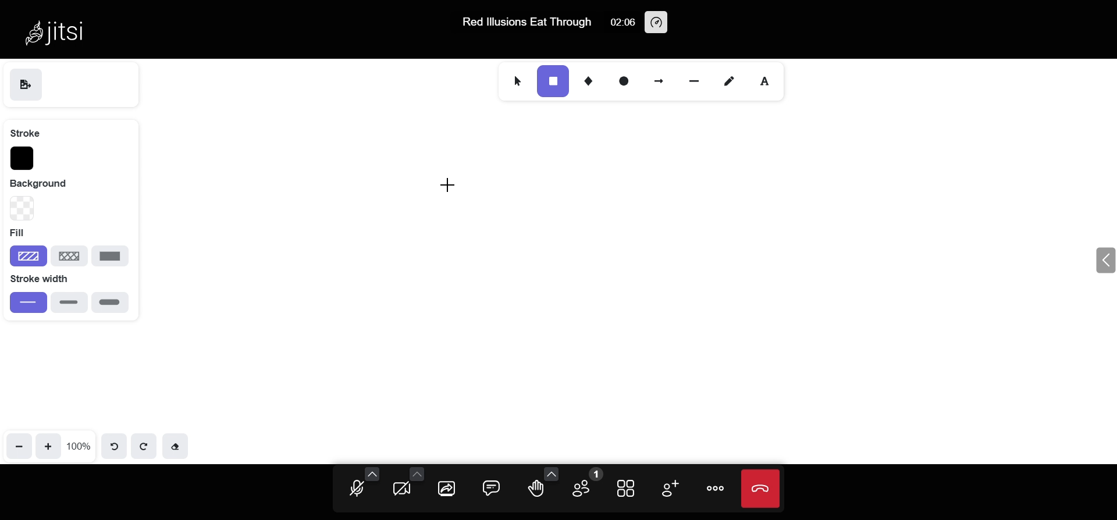 Image resolution: width=1117 pixels, height=520 pixels. I want to click on camera, so click(403, 491).